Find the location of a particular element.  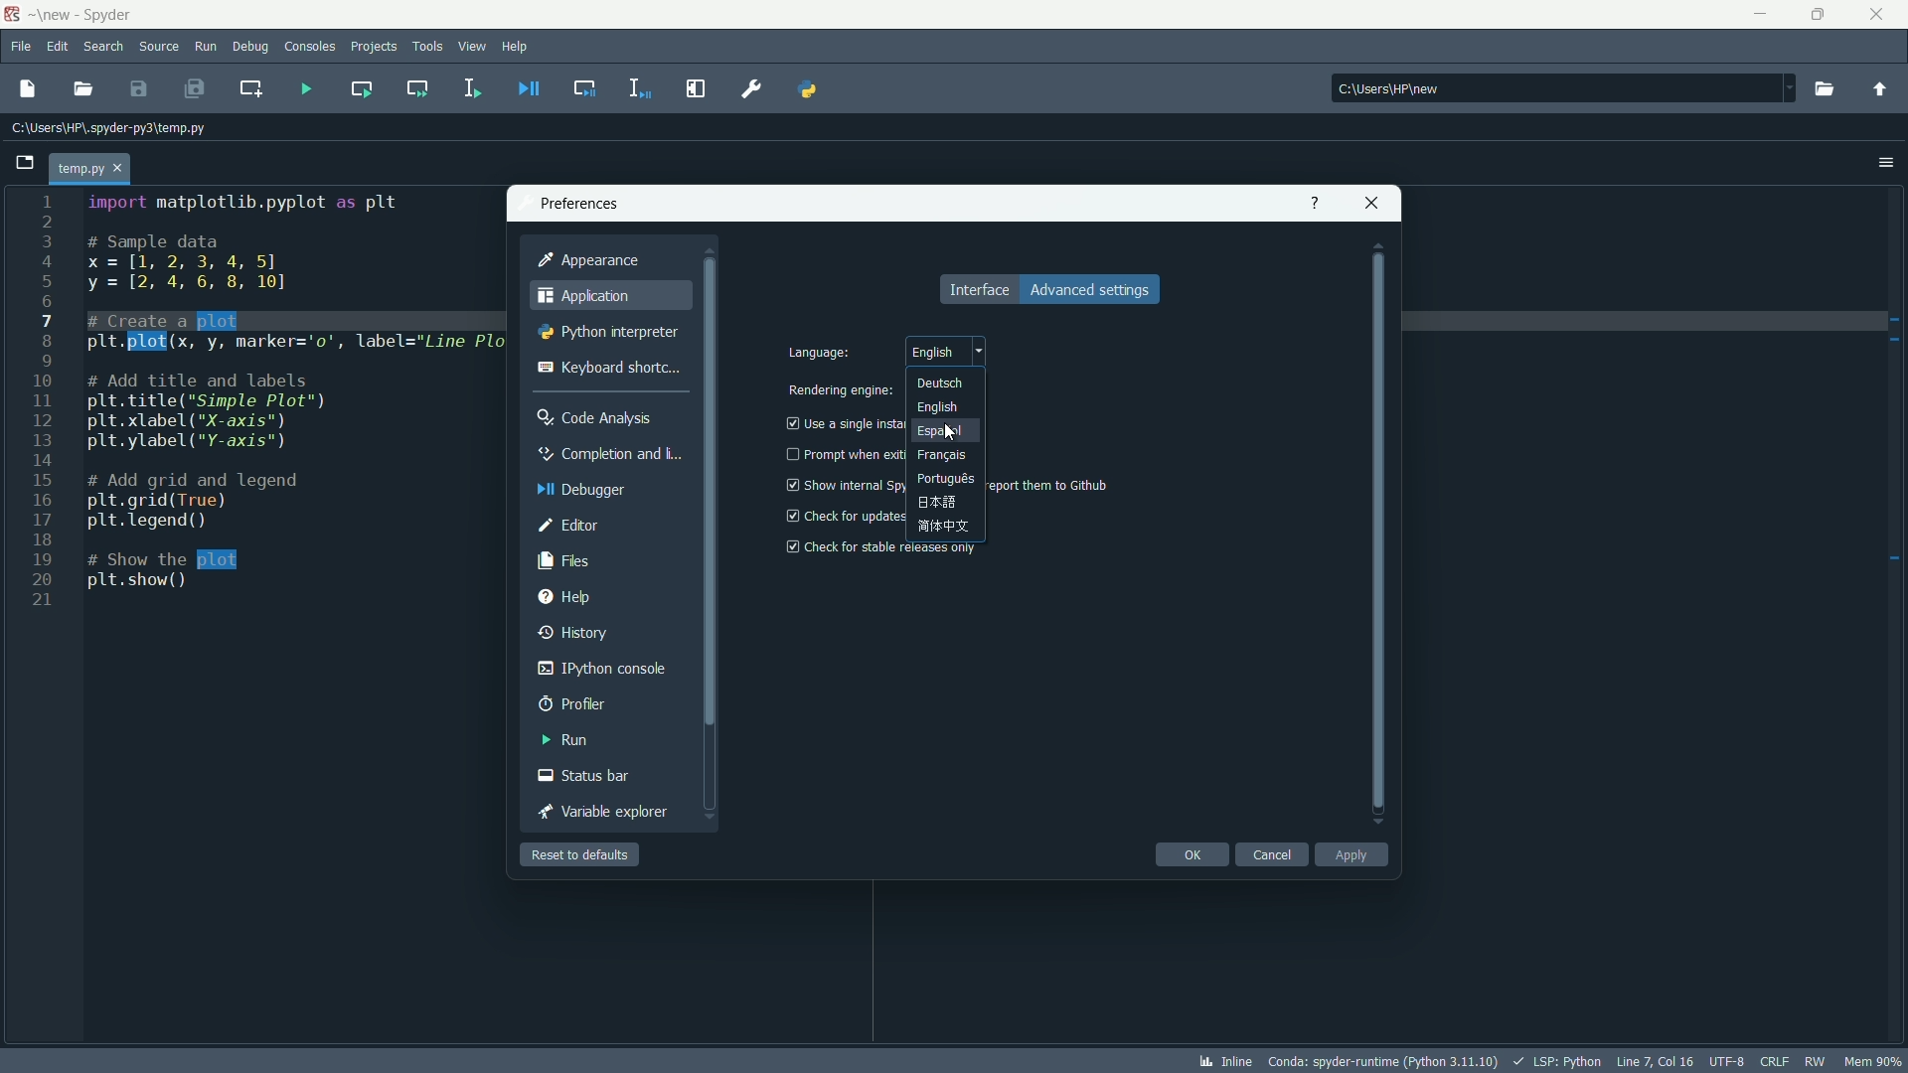

code analysis is located at coordinates (597, 419).